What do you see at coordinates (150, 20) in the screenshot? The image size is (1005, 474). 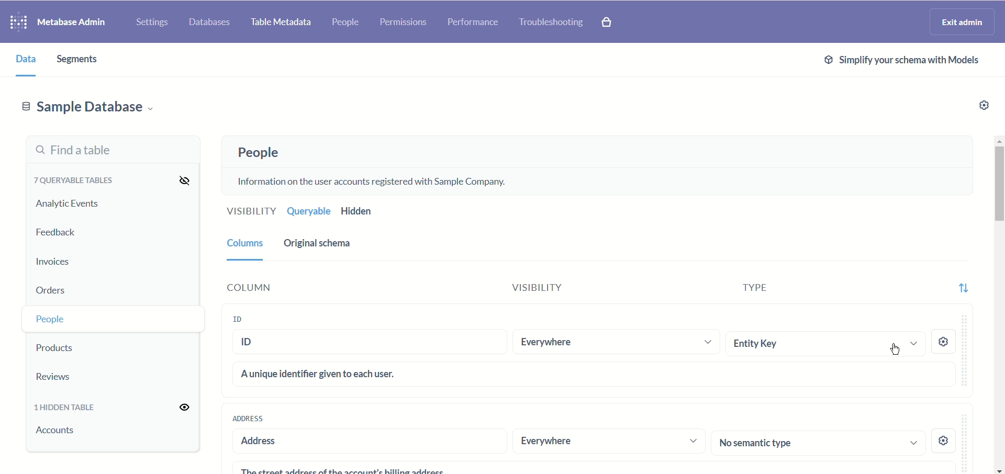 I see `Settings` at bounding box center [150, 20].